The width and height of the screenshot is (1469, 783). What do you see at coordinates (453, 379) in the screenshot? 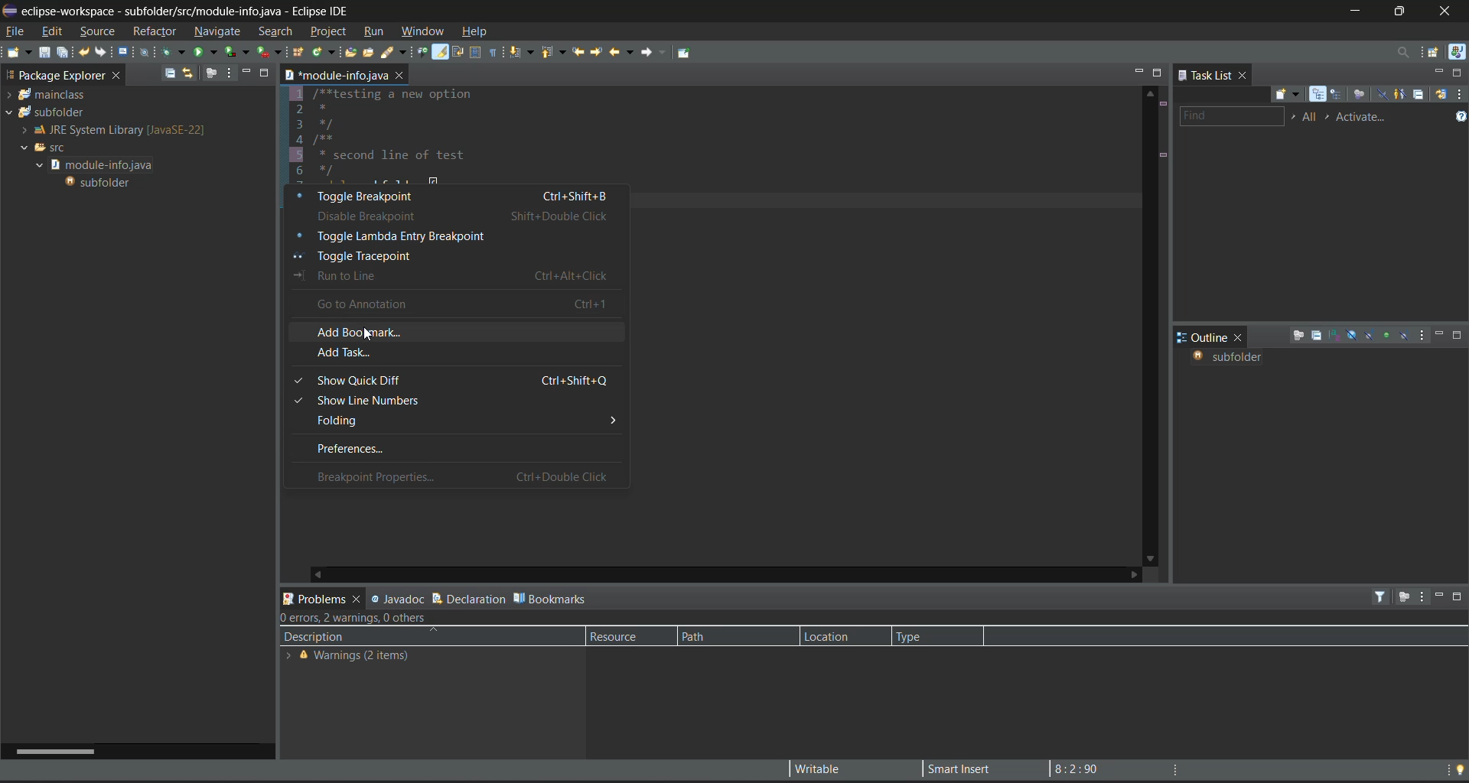
I see `show quick diff` at bounding box center [453, 379].